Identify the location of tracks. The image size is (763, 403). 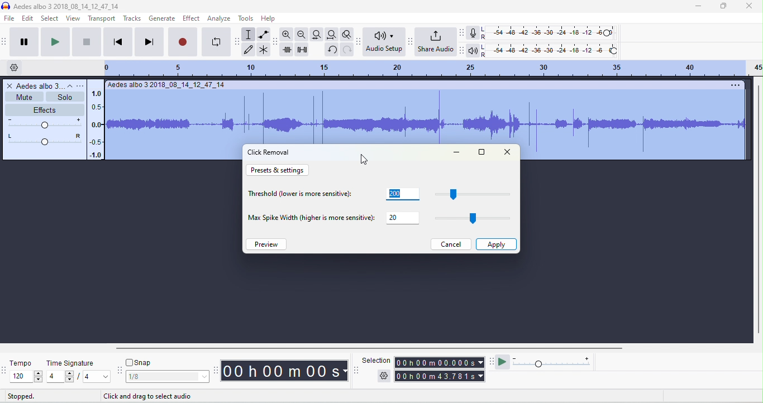
(132, 19).